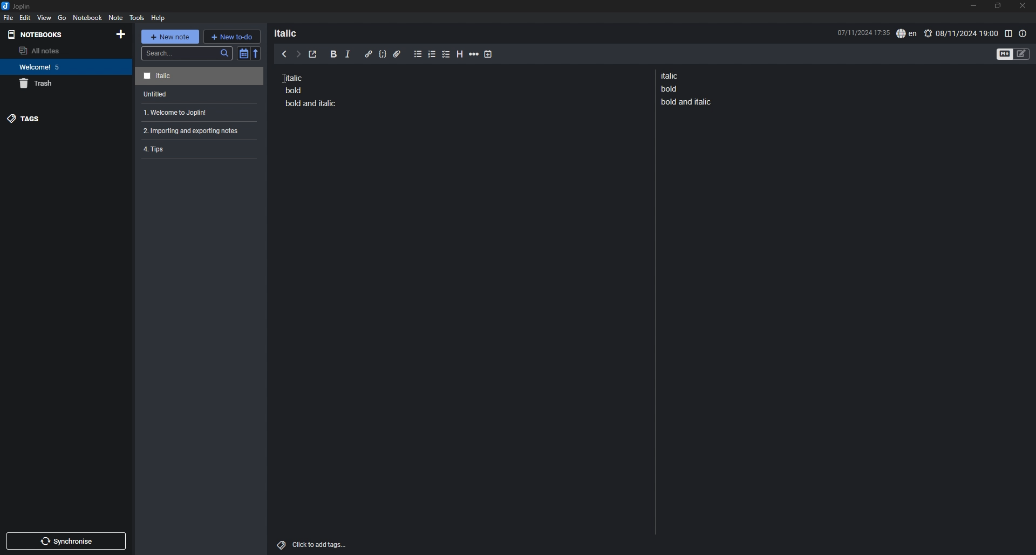 This screenshot has width=1036, height=555. Describe the element at coordinates (115, 17) in the screenshot. I see `note` at that location.